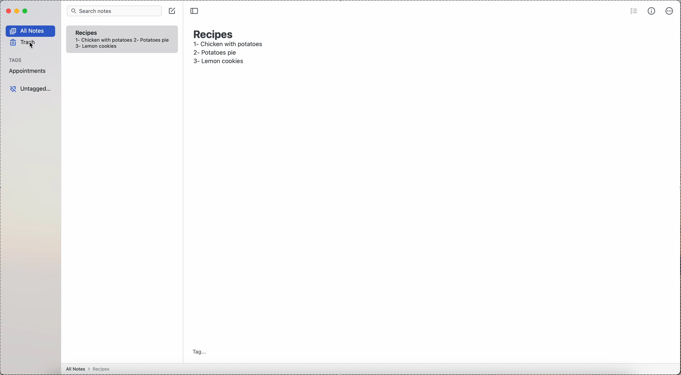 Image resolution: width=681 pixels, height=375 pixels. Describe the element at coordinates (17, 11) in the screenshot. I see `minimize Simplenote` at that location.